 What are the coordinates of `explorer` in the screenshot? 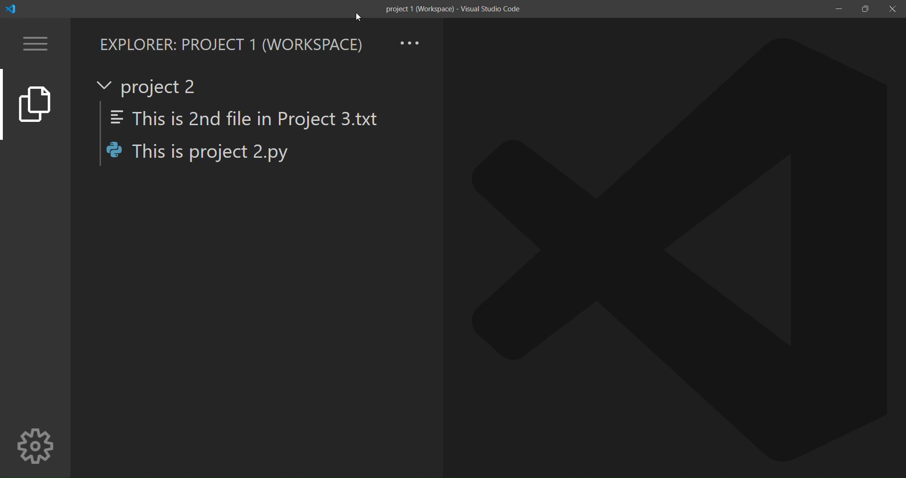 It's located at (39, 99).